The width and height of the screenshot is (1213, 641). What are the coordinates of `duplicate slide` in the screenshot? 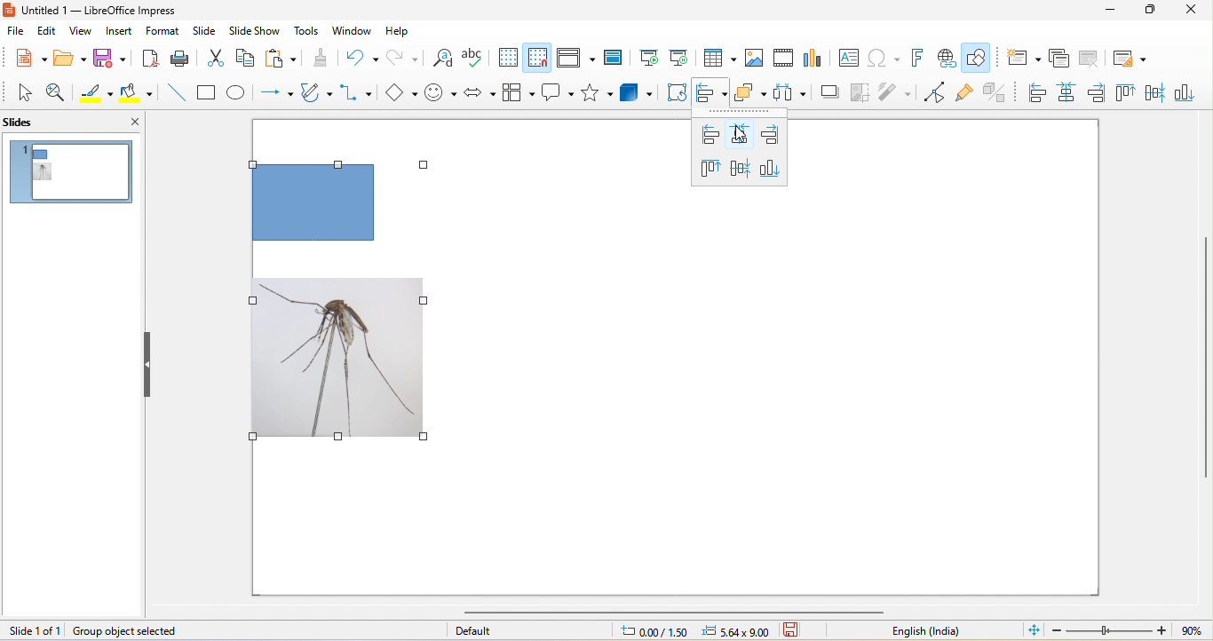 It's located at (1053, 59).